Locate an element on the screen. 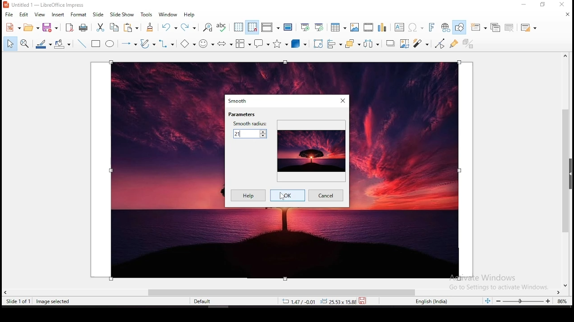 This screenshot has height=322, width=574. slide 1 of 1 is located at coordinates (20, 301).